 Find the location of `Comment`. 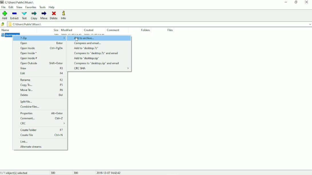

Comment is located at coordinates (41, 119).